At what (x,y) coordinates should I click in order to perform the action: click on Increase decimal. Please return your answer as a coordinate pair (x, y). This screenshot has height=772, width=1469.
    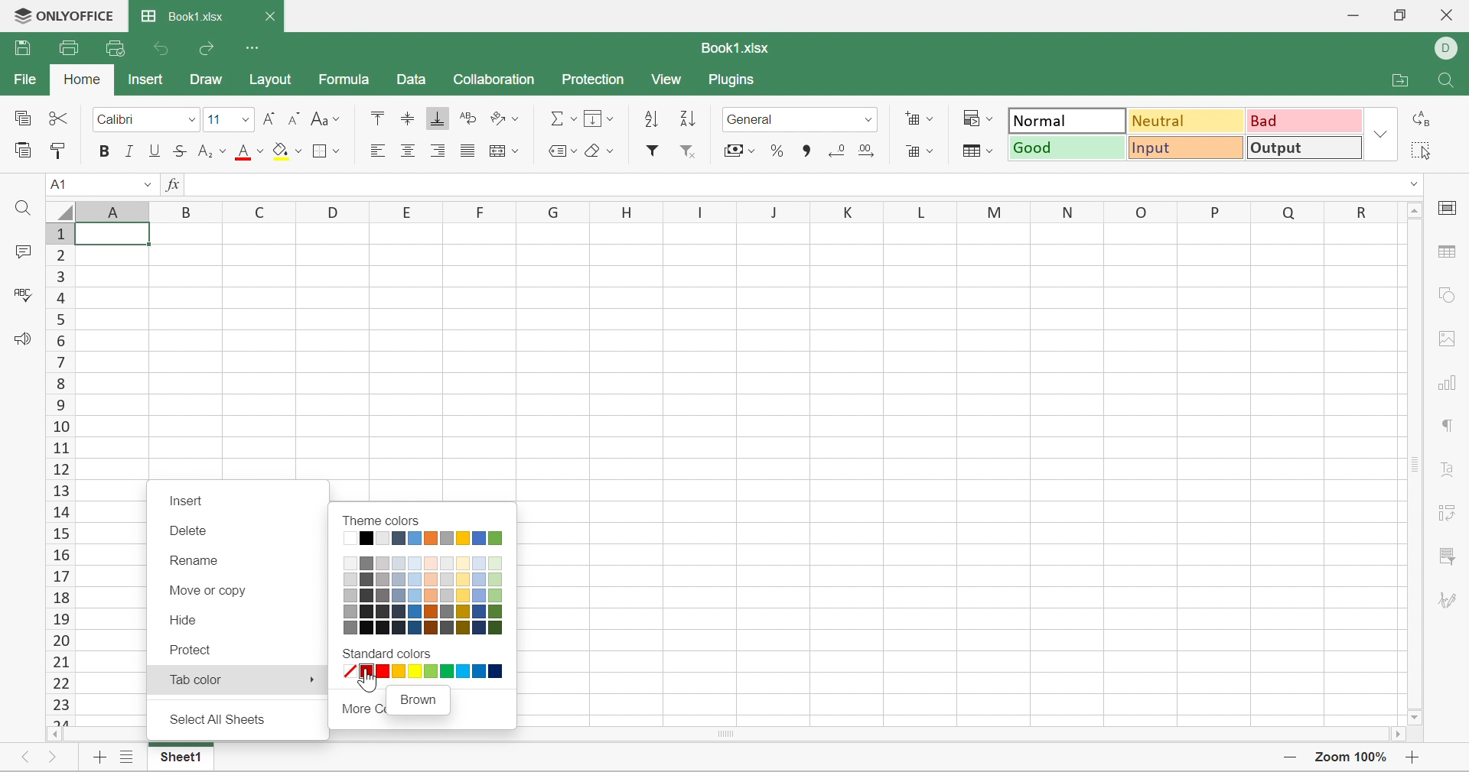
    Looking at the image, I should click on (866, 150).